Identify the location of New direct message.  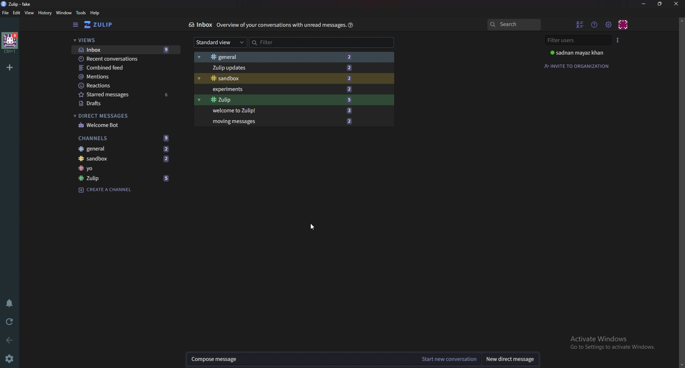
(511, 359).